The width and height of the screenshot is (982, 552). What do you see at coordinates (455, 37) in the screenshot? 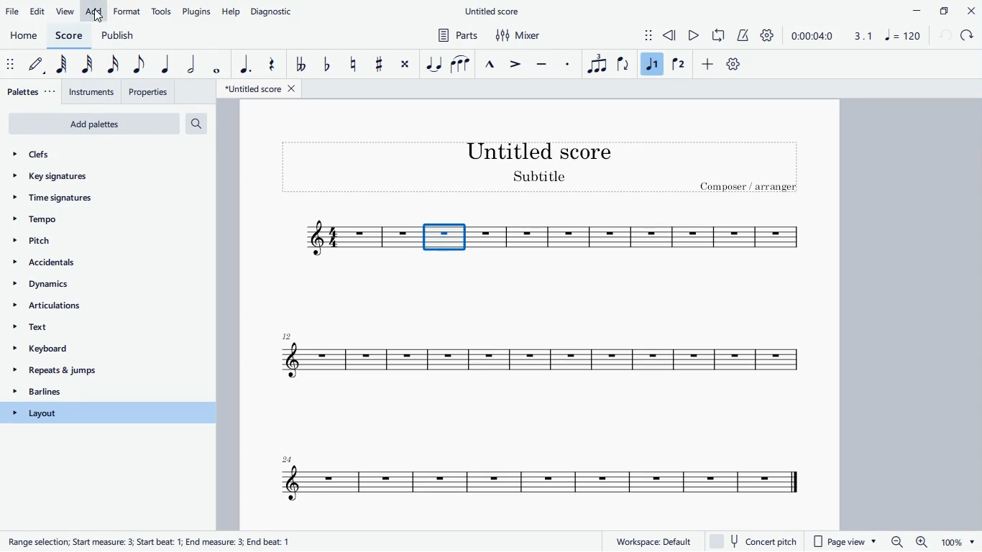
I see `parts` at bounding box center [455, 37].